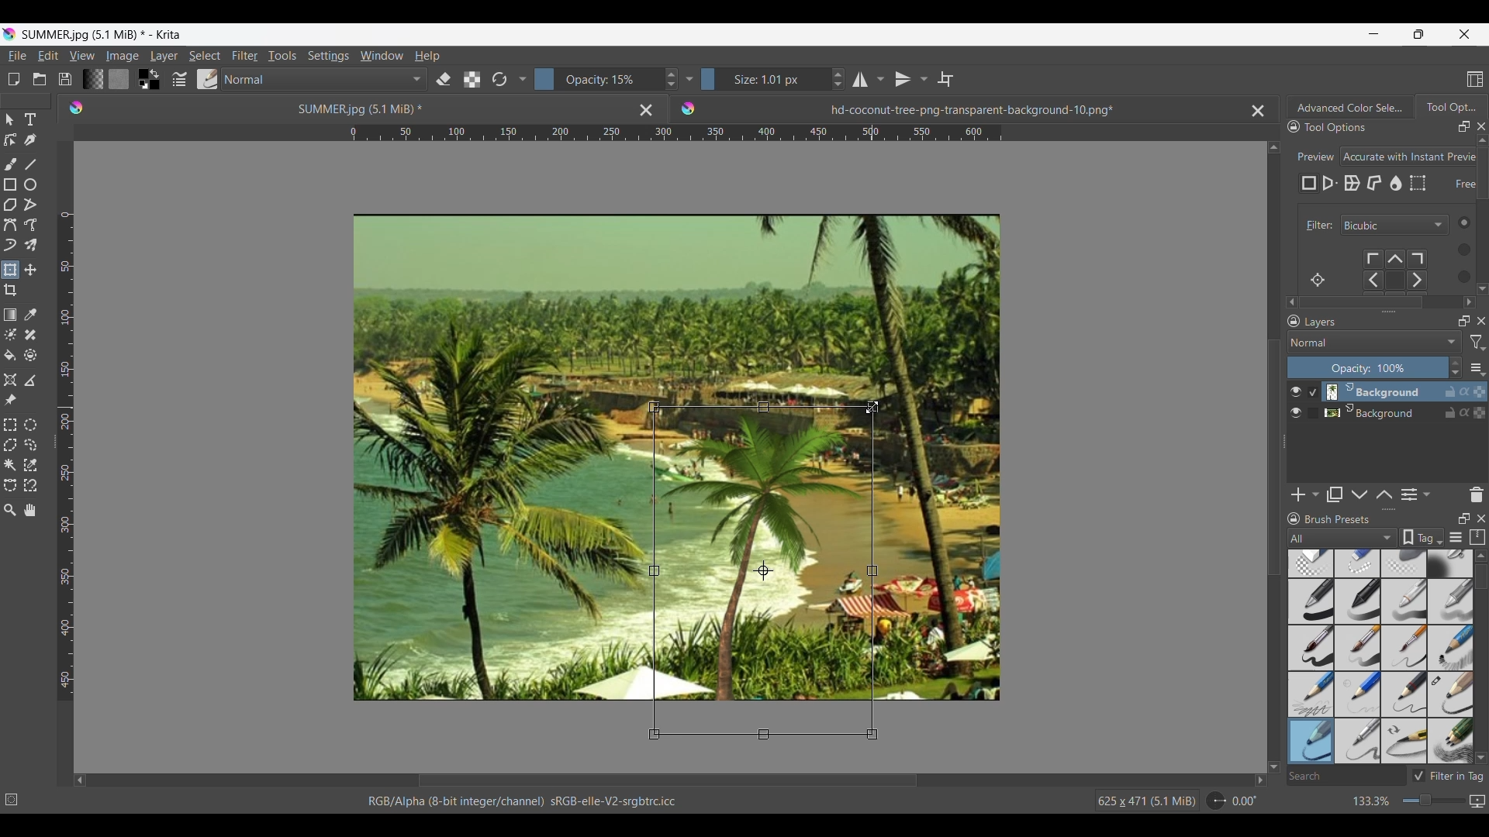 The image size is (1489, 837). Describe the element at coordinates (1467, 391) in the screenshot. I see `Sync` at that location.